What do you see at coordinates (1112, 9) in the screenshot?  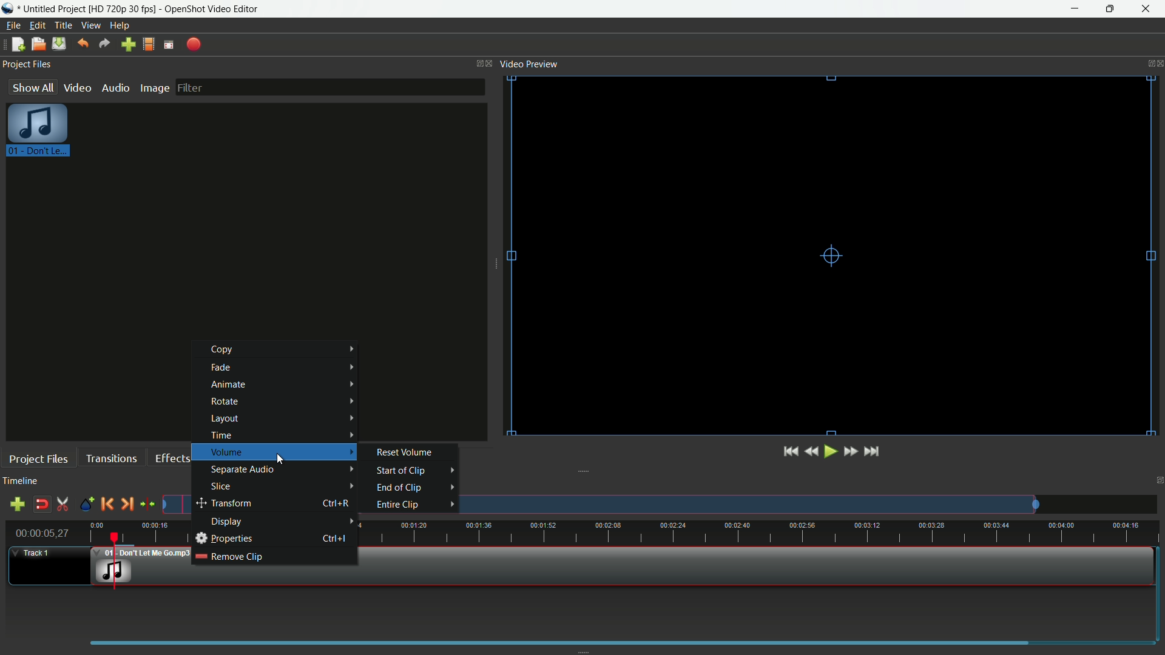 I see `maximize` at bounding box center [1112, 9].